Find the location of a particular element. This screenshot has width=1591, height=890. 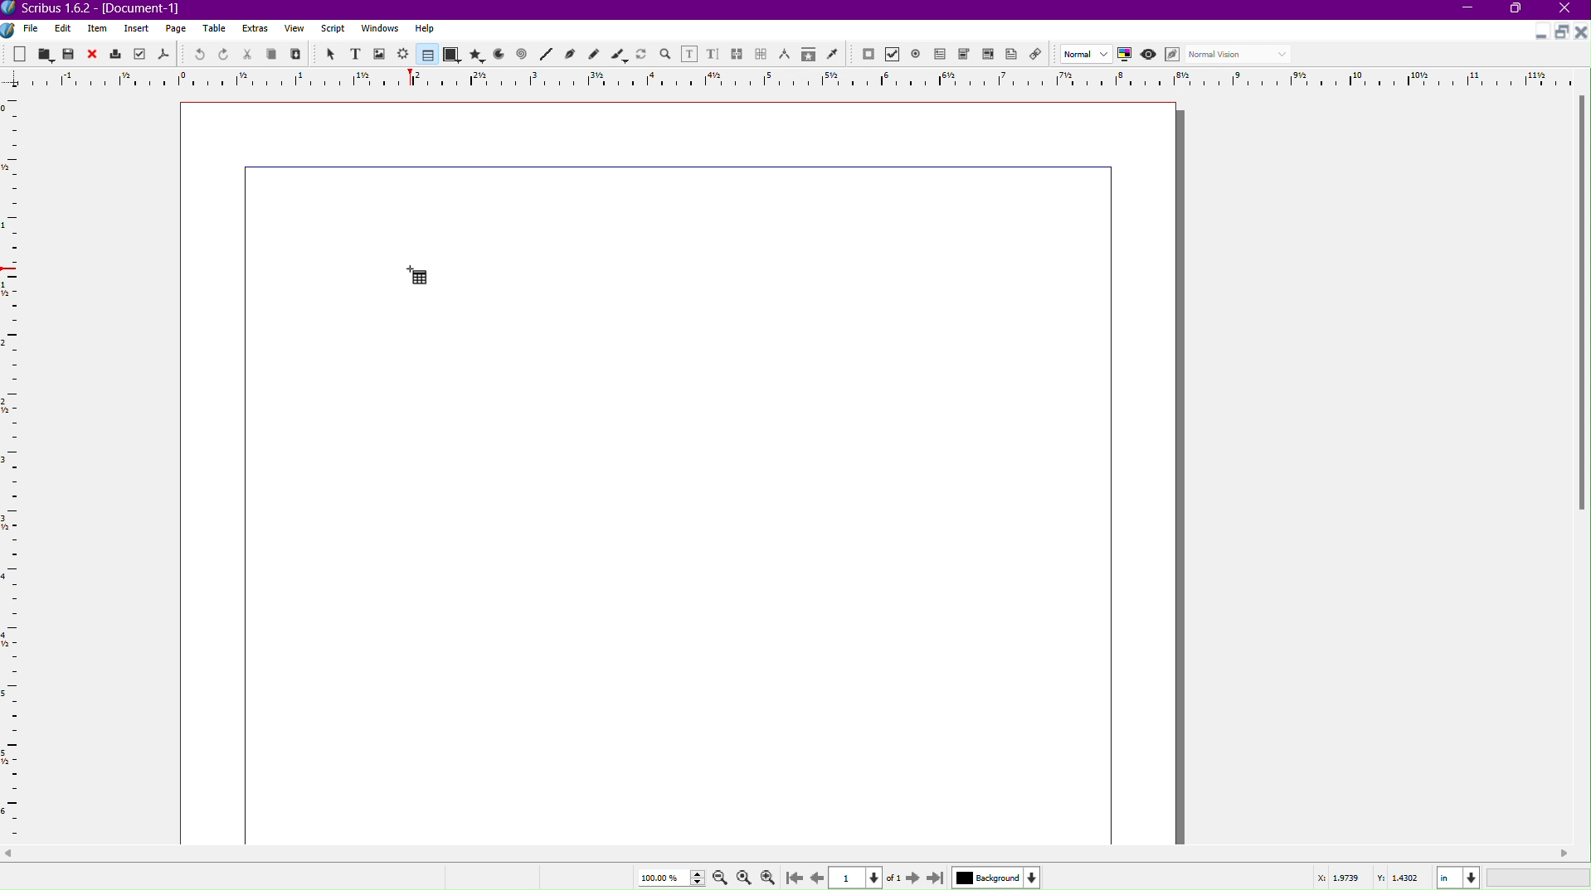

Close is located at coordinates (1569, 10).